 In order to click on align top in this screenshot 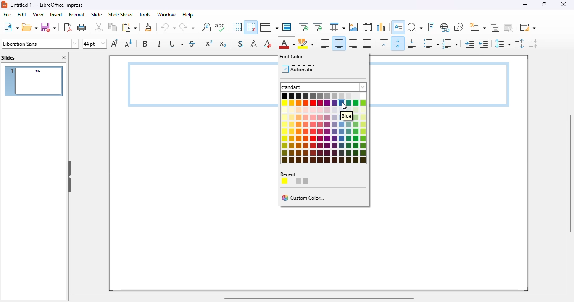, I will do `click(384, 43)`.